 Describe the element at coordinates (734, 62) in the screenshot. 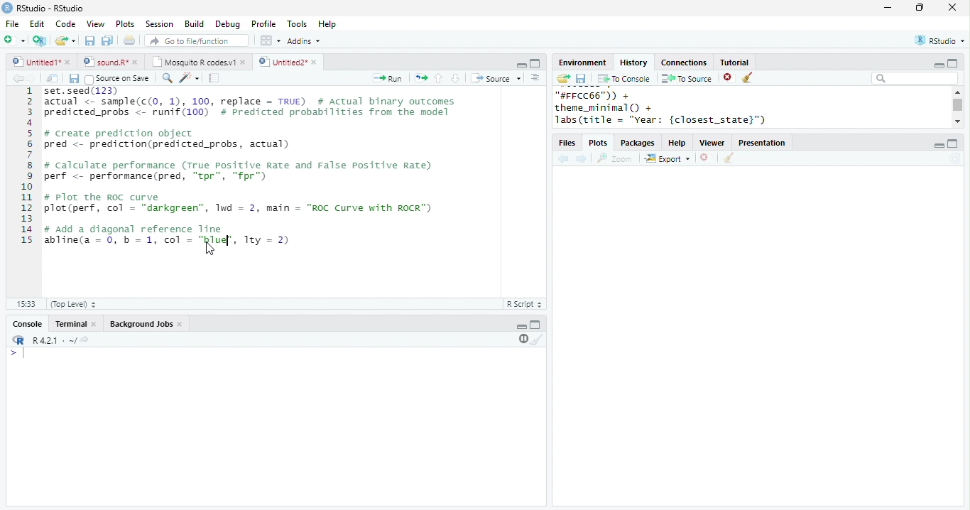

I see `Tutorial` at that location.